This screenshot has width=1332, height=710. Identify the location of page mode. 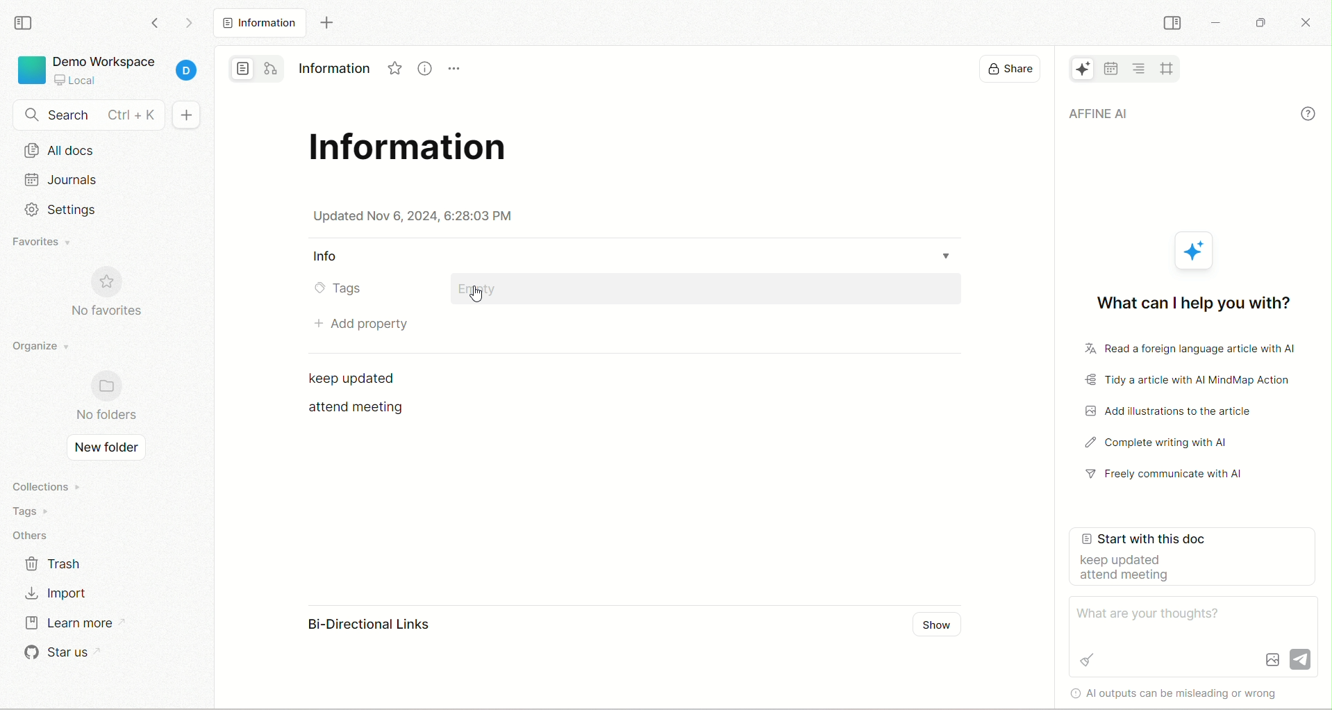
(242, 69).